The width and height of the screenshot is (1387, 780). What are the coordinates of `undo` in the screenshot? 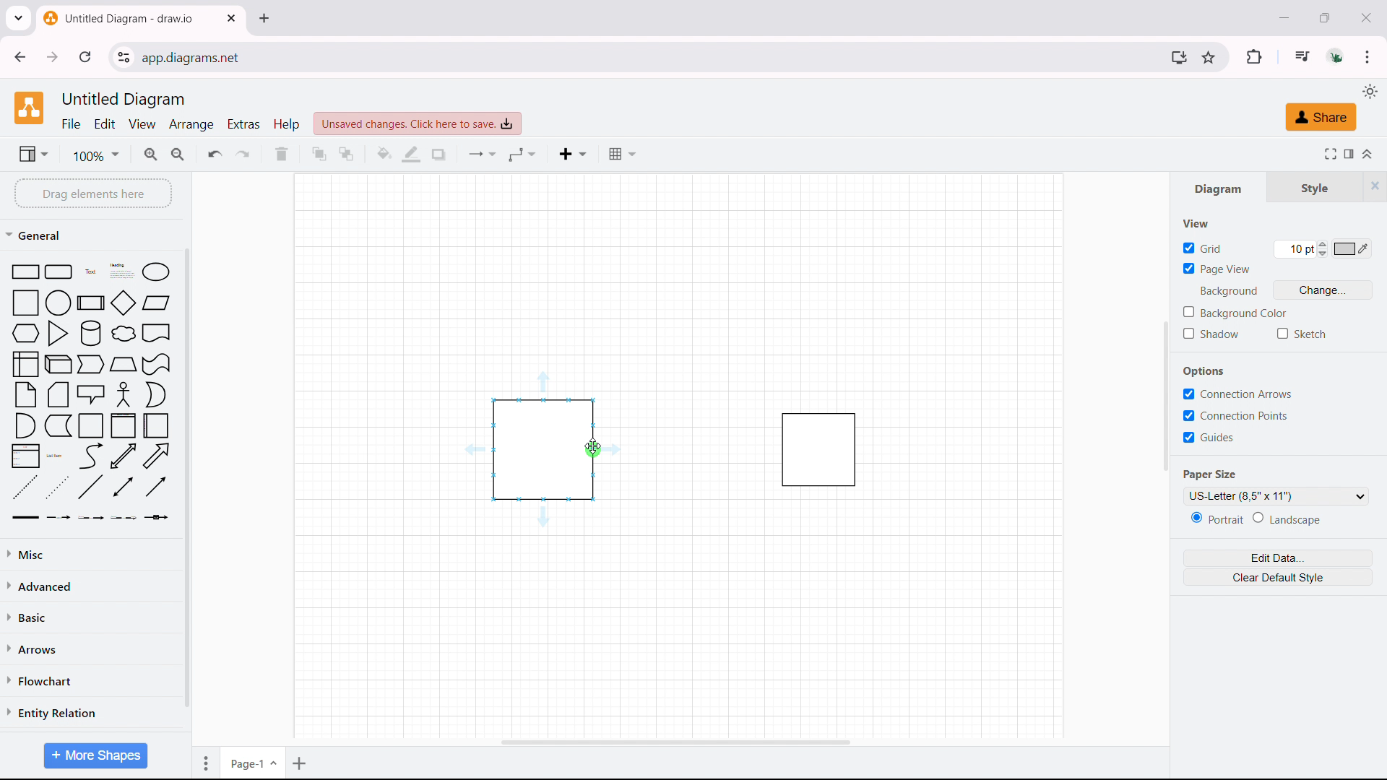 It's located at (215, 153).